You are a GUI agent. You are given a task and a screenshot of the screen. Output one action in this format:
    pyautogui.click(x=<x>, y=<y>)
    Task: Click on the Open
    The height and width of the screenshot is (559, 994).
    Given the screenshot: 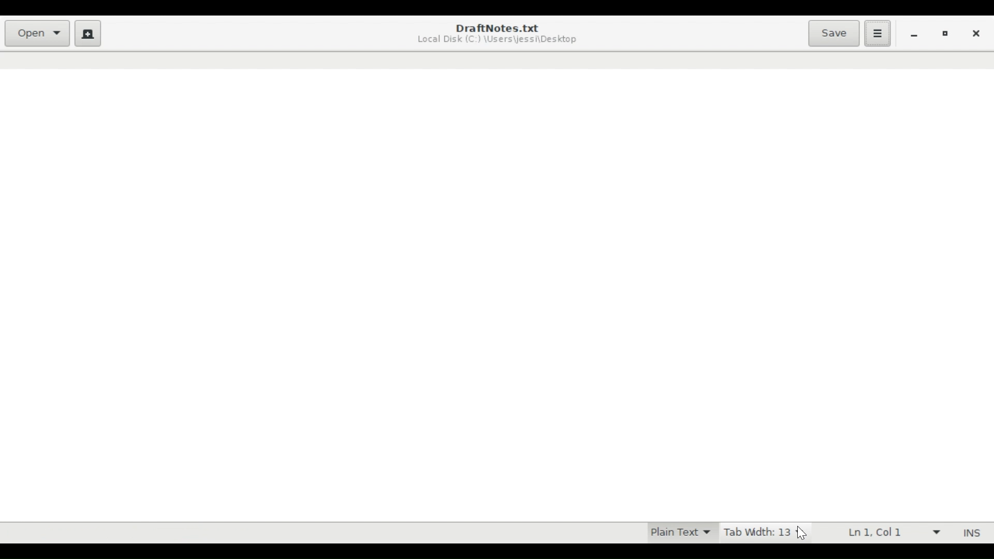 What is the action you would take?
    pyautogui.click(x=38, y=34)
    